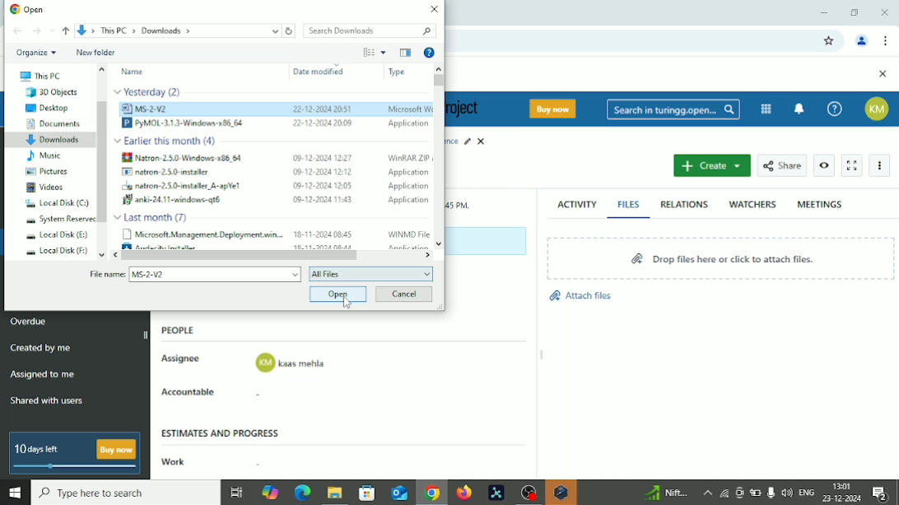 This screenshot has width=899, height=505. I want to click on show current locations, so click(274, 30).